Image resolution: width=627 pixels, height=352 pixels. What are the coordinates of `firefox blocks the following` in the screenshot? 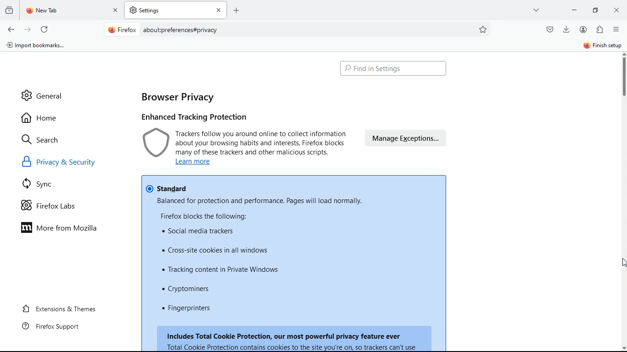 It's located at (206, 216).